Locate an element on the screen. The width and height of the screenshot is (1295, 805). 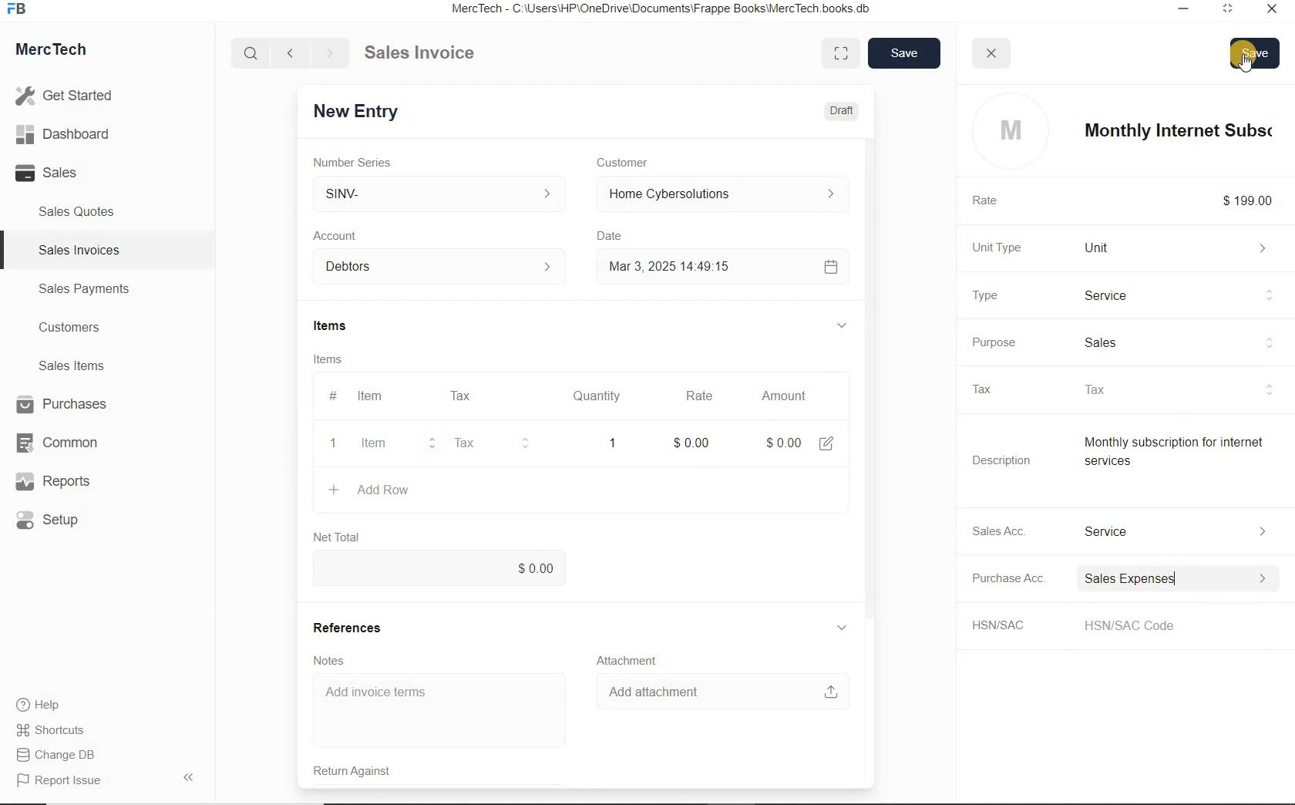
New Entry is located at coordinates (361, 110).